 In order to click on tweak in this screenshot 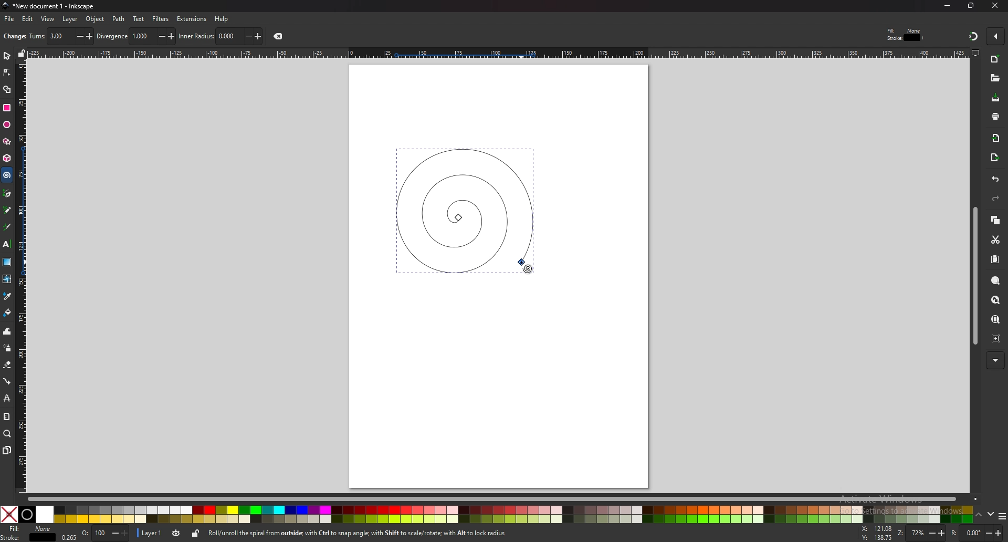, I will do `click(7, 332)`.